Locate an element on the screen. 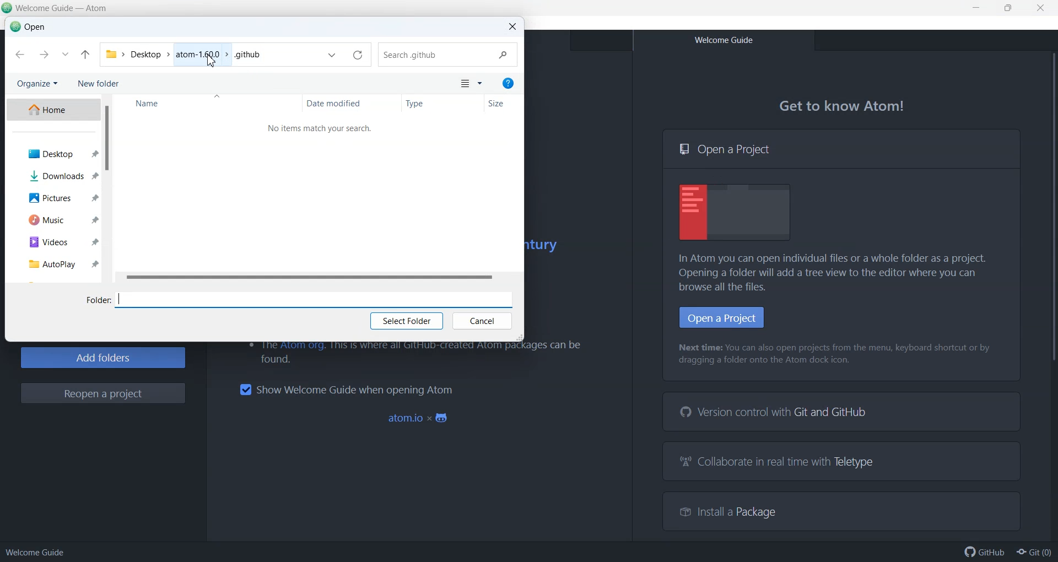 The width and height of the screenshot is (1058, 562). Select Folder is located at coordinates (406, 322).